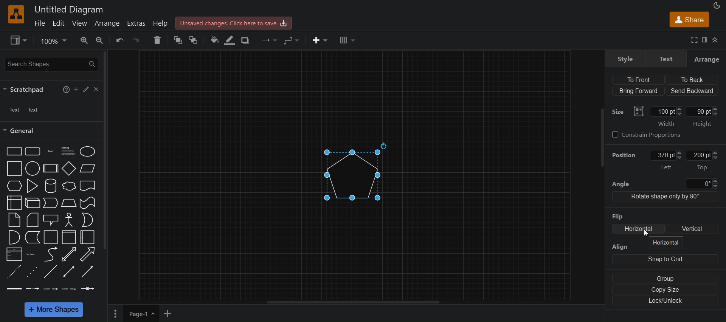  What do you see at coordinates (69, 289) in the screenshot?
I see `Connector with 3 labels` at bounding box center [69, 289].